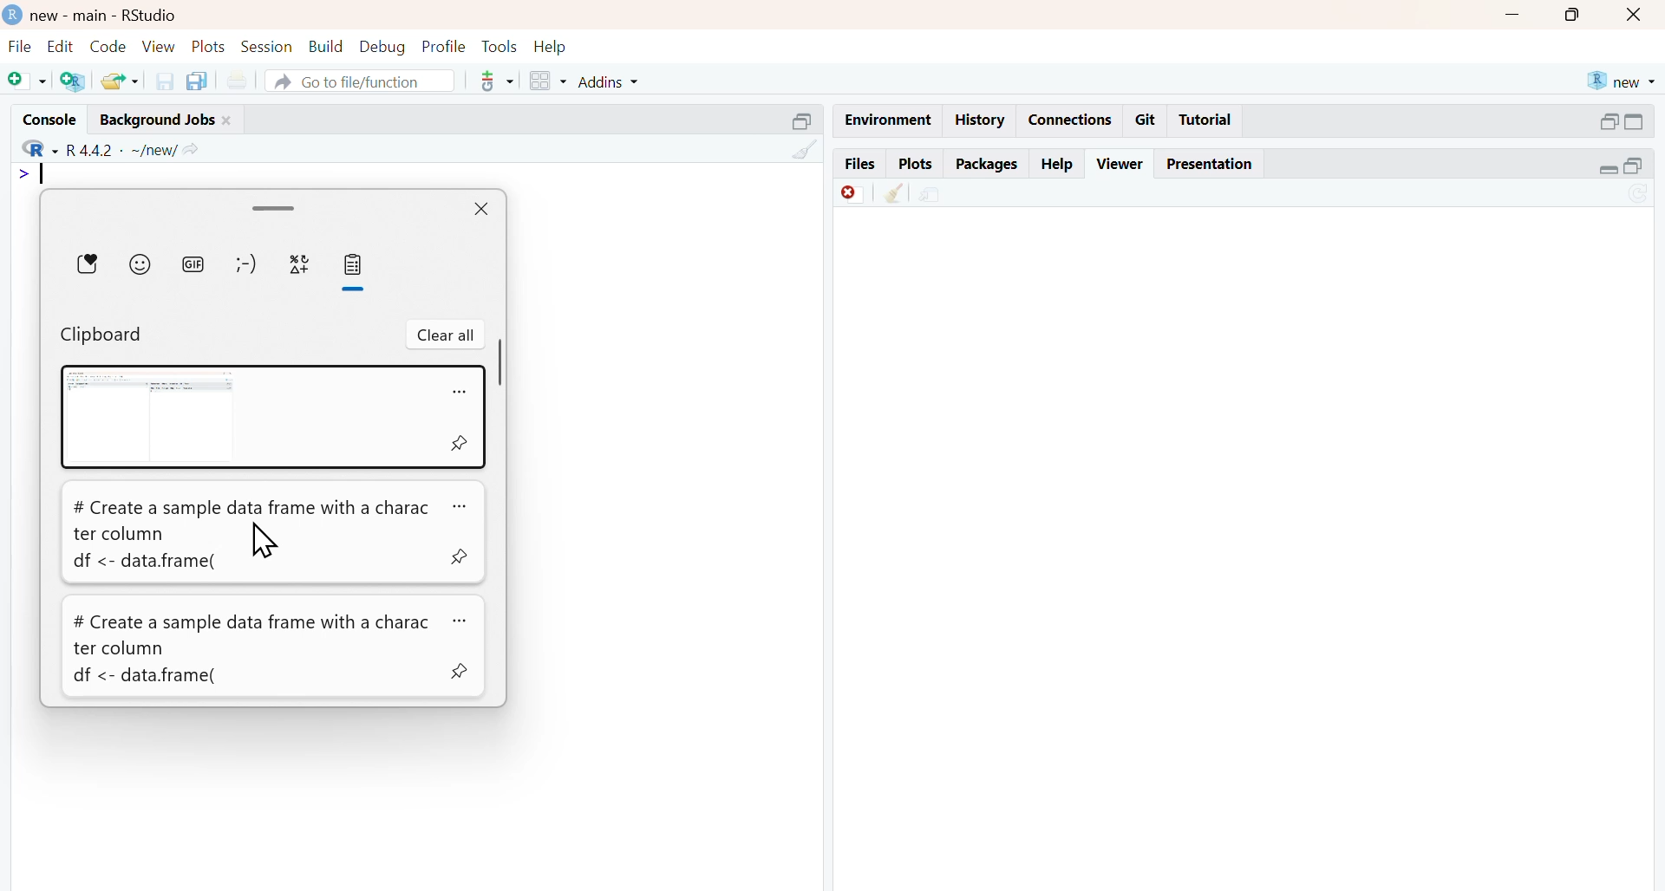 The width and height of the screenshot is (1665, 891). Describe the element at coordinates (458, 506) in the screenshot. I see `more` at that location.